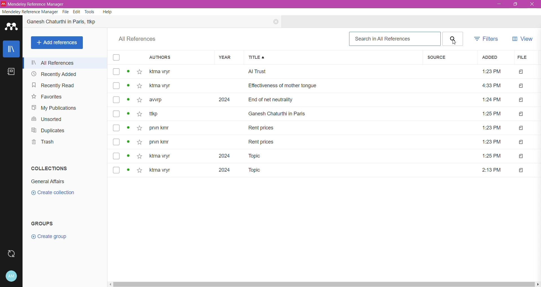 The height and width of the screenshot is (287, 541). I want to click on Notes, so click(11, 72).